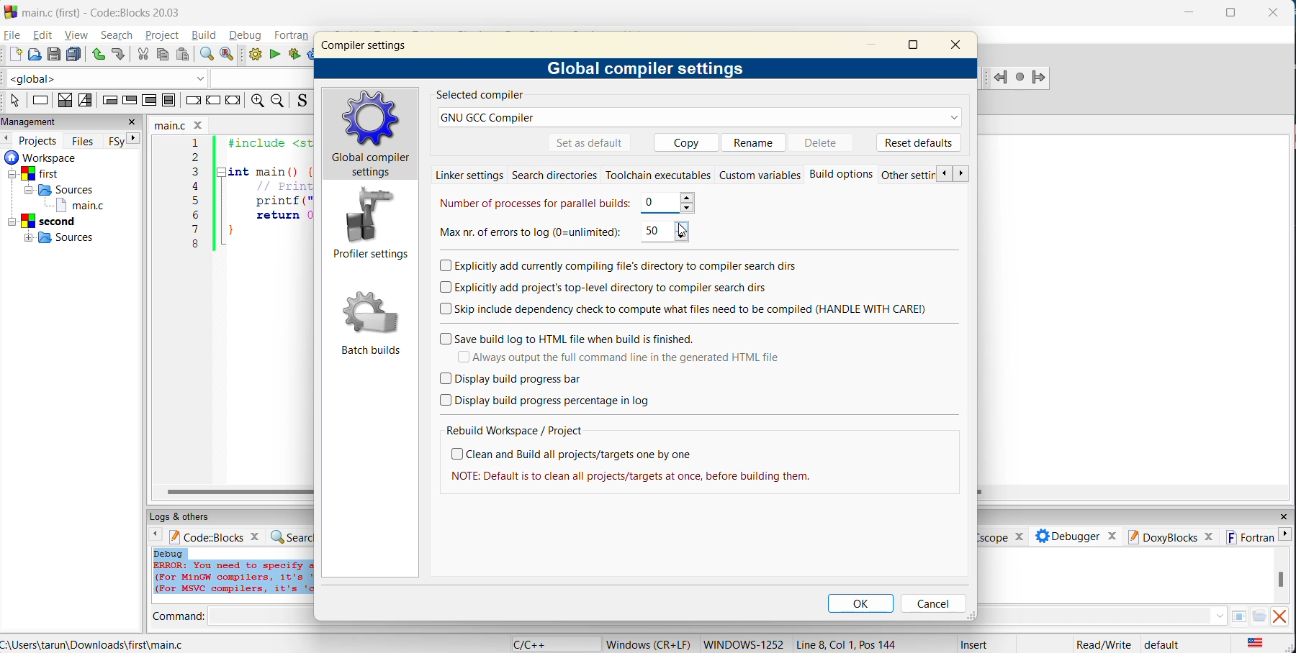  Describe the element at coordinates (151, 101) in the screenshot. I see `counting loop` at that location.